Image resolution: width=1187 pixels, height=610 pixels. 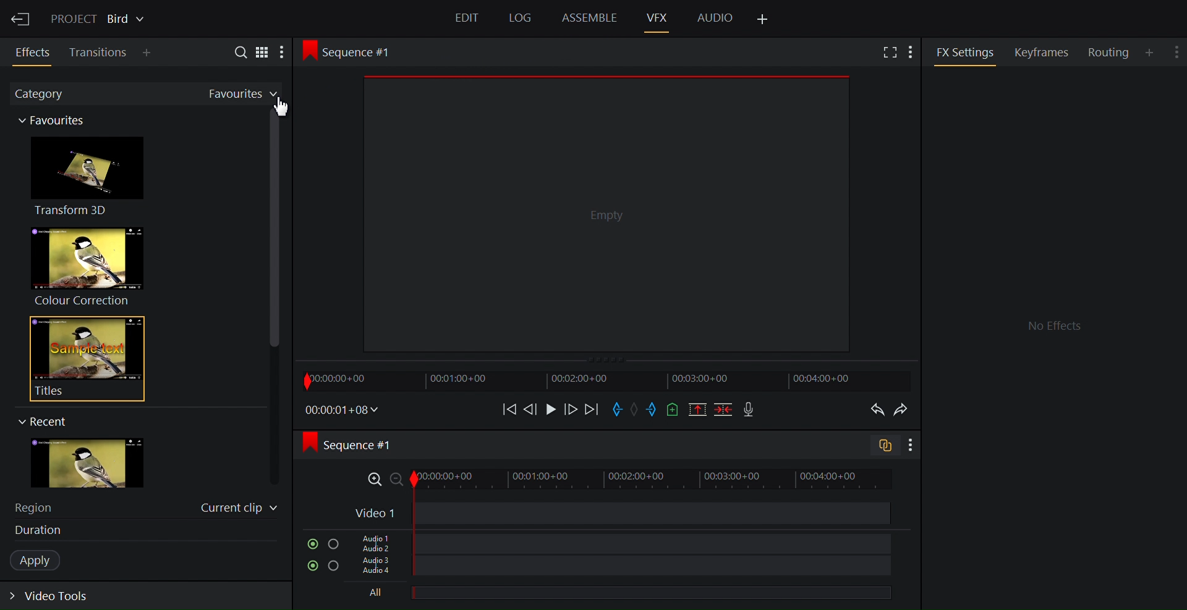 What do you see at coordinates (1178, 49) in the screenshot?
I see `Show settings menu` at bounding box center [1178, 49].